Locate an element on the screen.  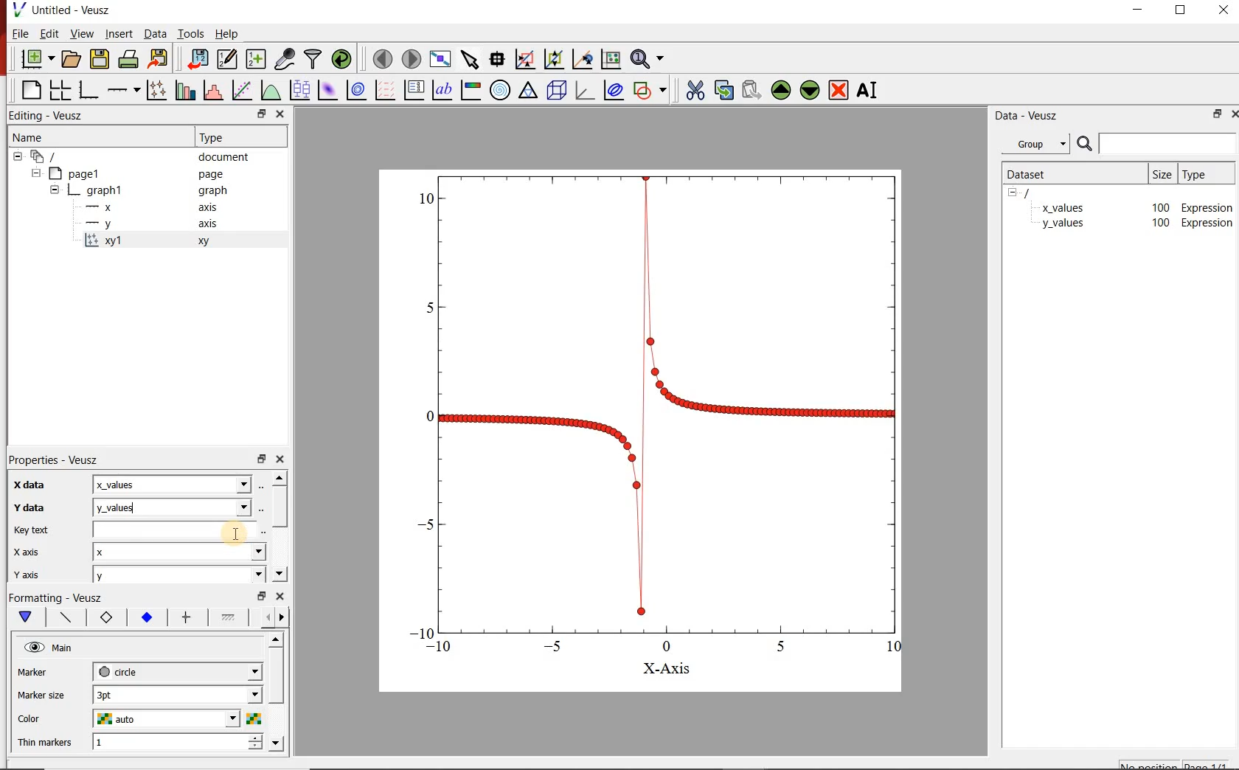
arrange graphs in a grid is located at coordinates (60, 91).